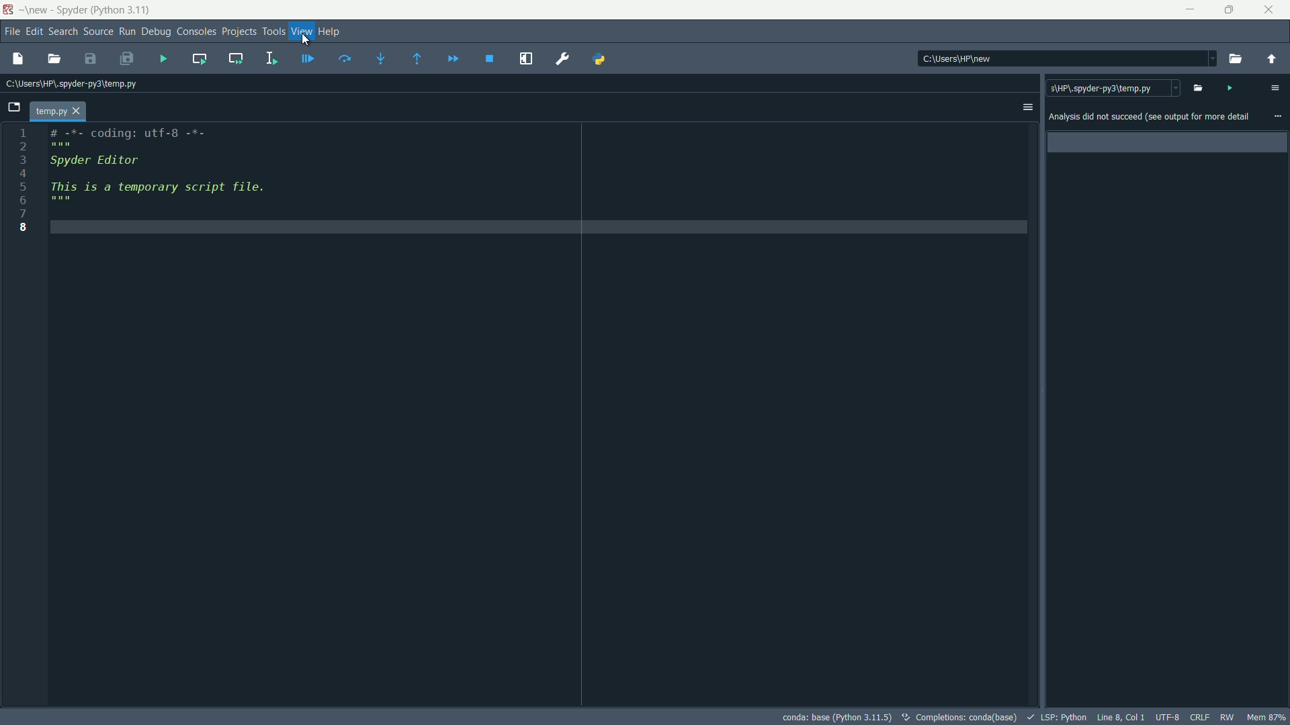  I want to click on step into function, so click(380, 58).